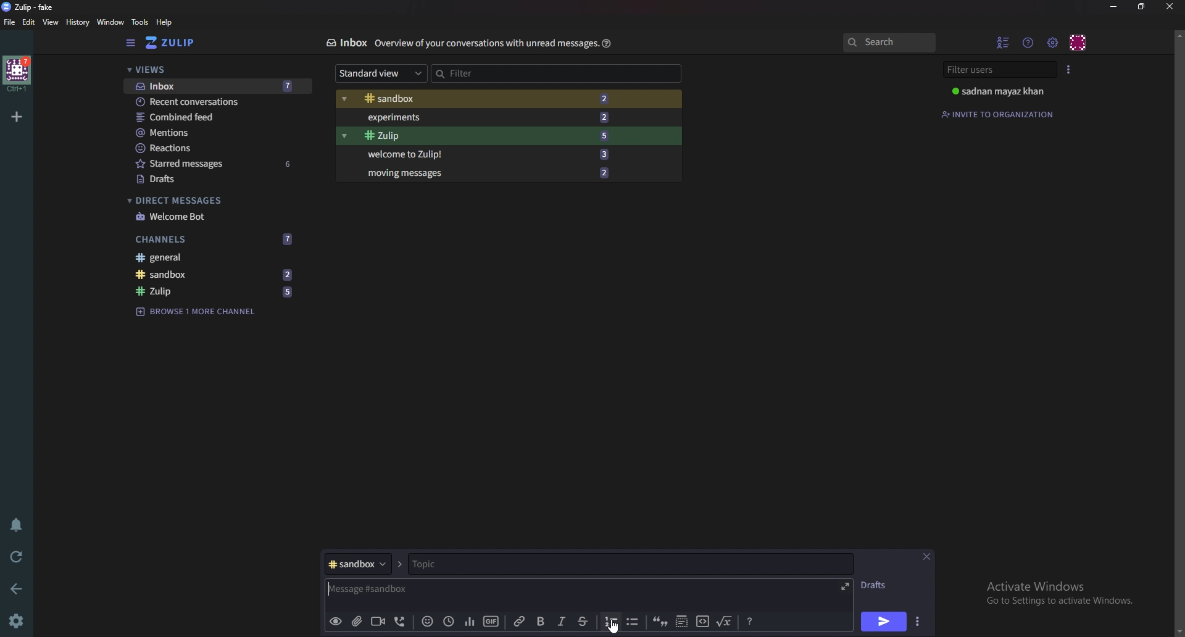 The height and width of the screenshot is (637, 1185). Describe the element at coordinates (878, 585) in the screenshot. I see `Drafts` at that location.